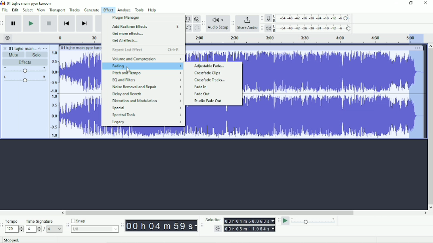 The image size is (433, 243). Describe the element at coordinates (203, 94) in the screenshot. I see `Fade Out` at that location.